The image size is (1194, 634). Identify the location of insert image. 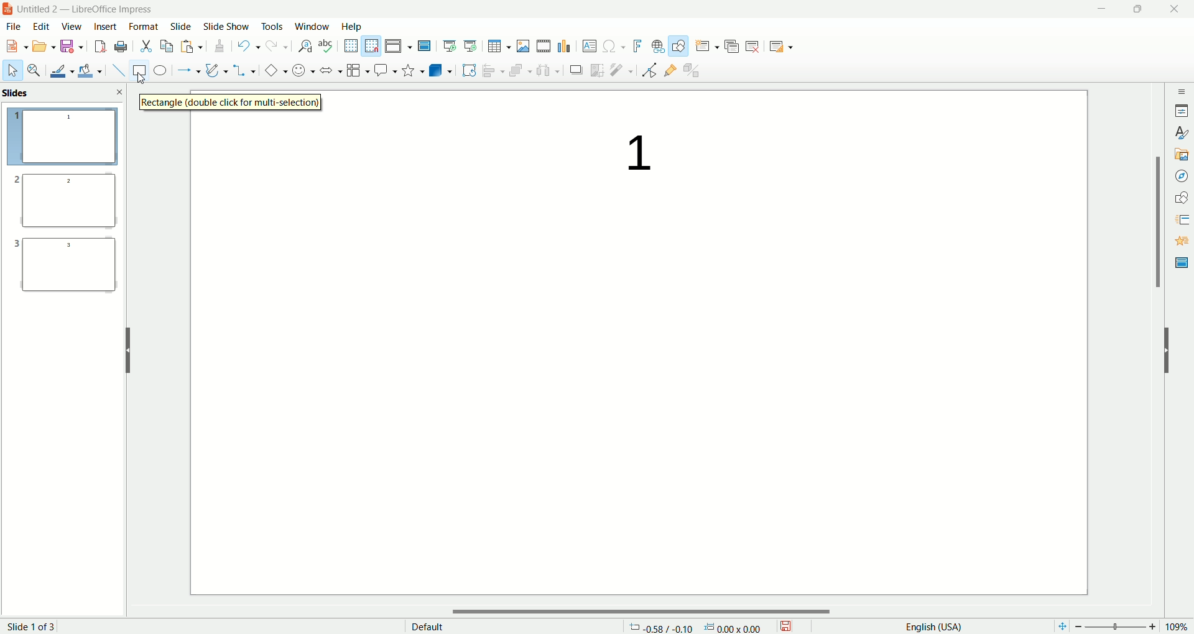
(524, 45).